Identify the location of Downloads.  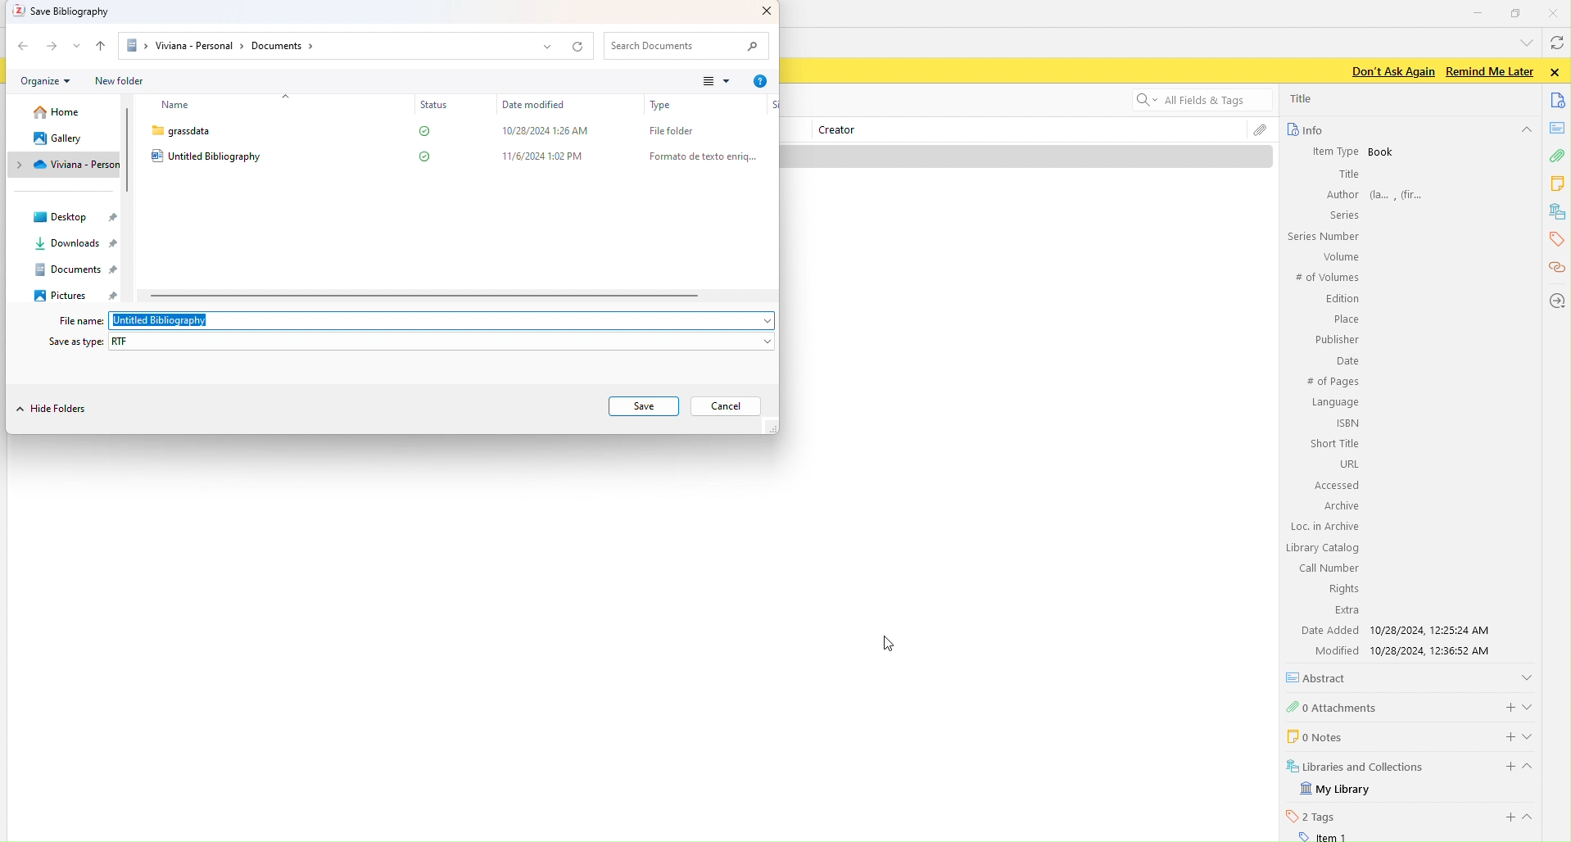
(67, 247).